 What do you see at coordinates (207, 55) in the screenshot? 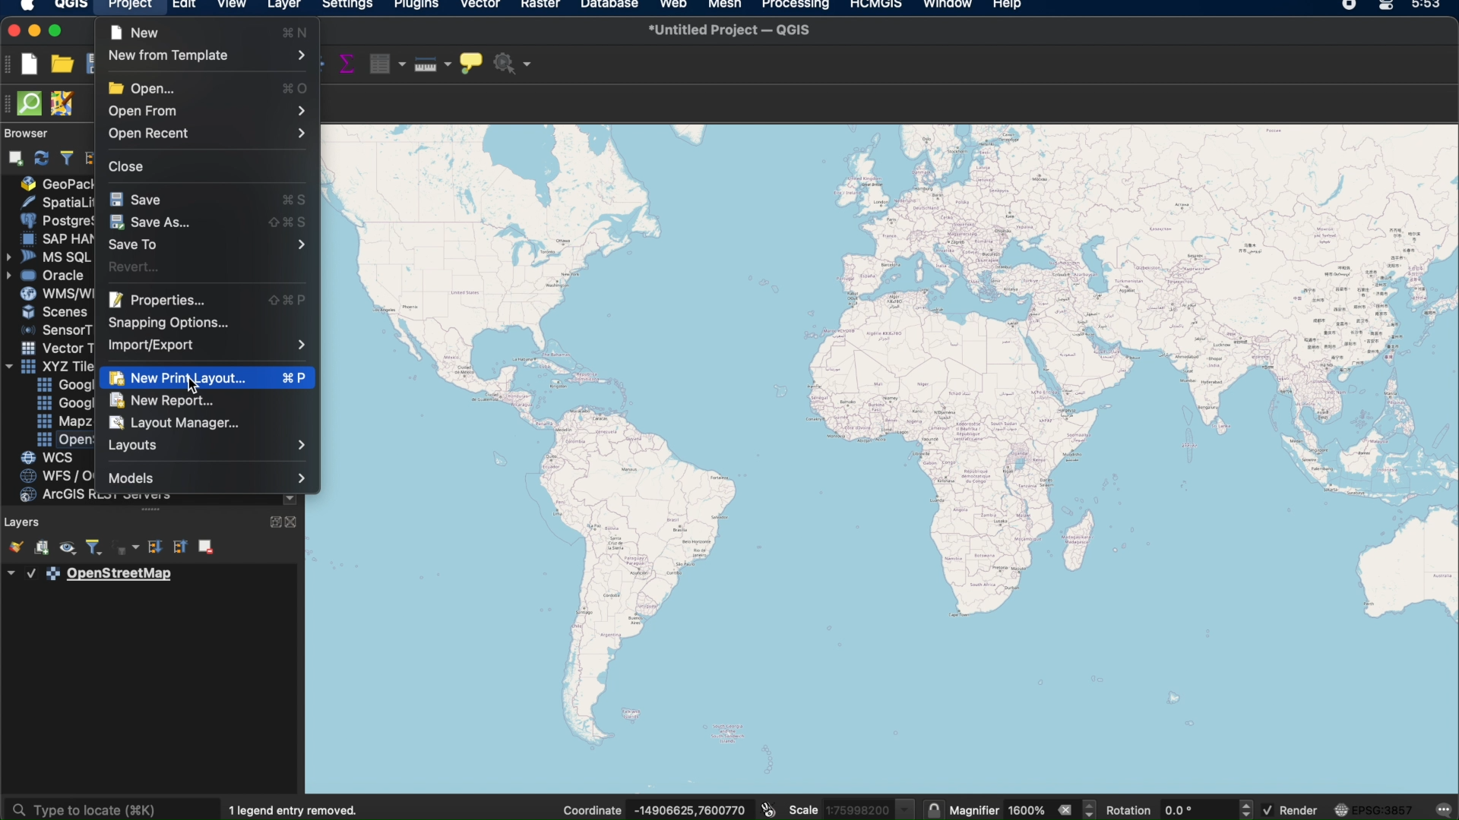
I see `New from Template ` at bounding box center [207, 55].